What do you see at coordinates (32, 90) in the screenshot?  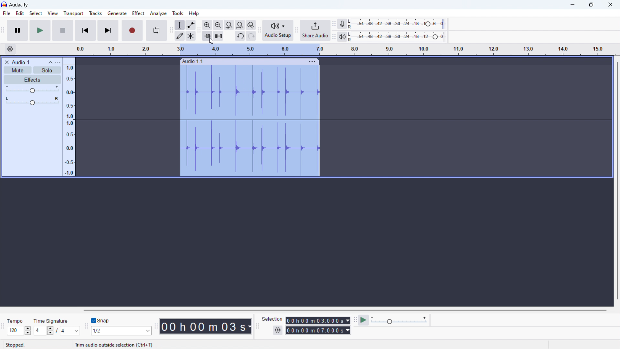 I see `volume` at bounding box center [32, 90].